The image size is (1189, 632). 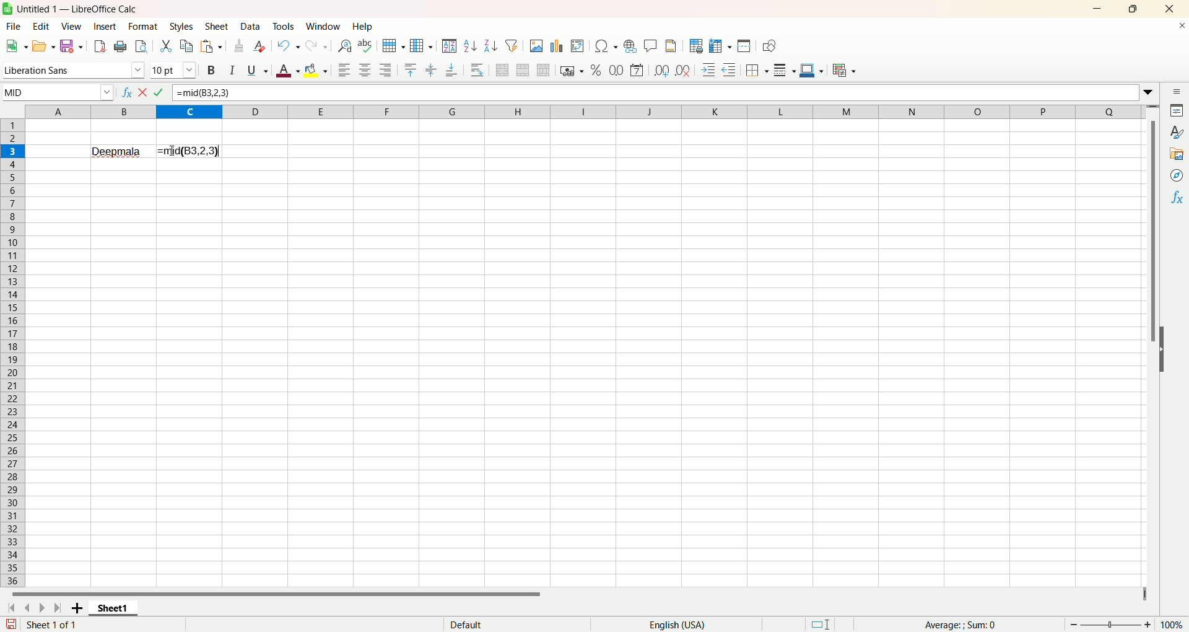 I want to click on Data, so click(x=252, y=26).